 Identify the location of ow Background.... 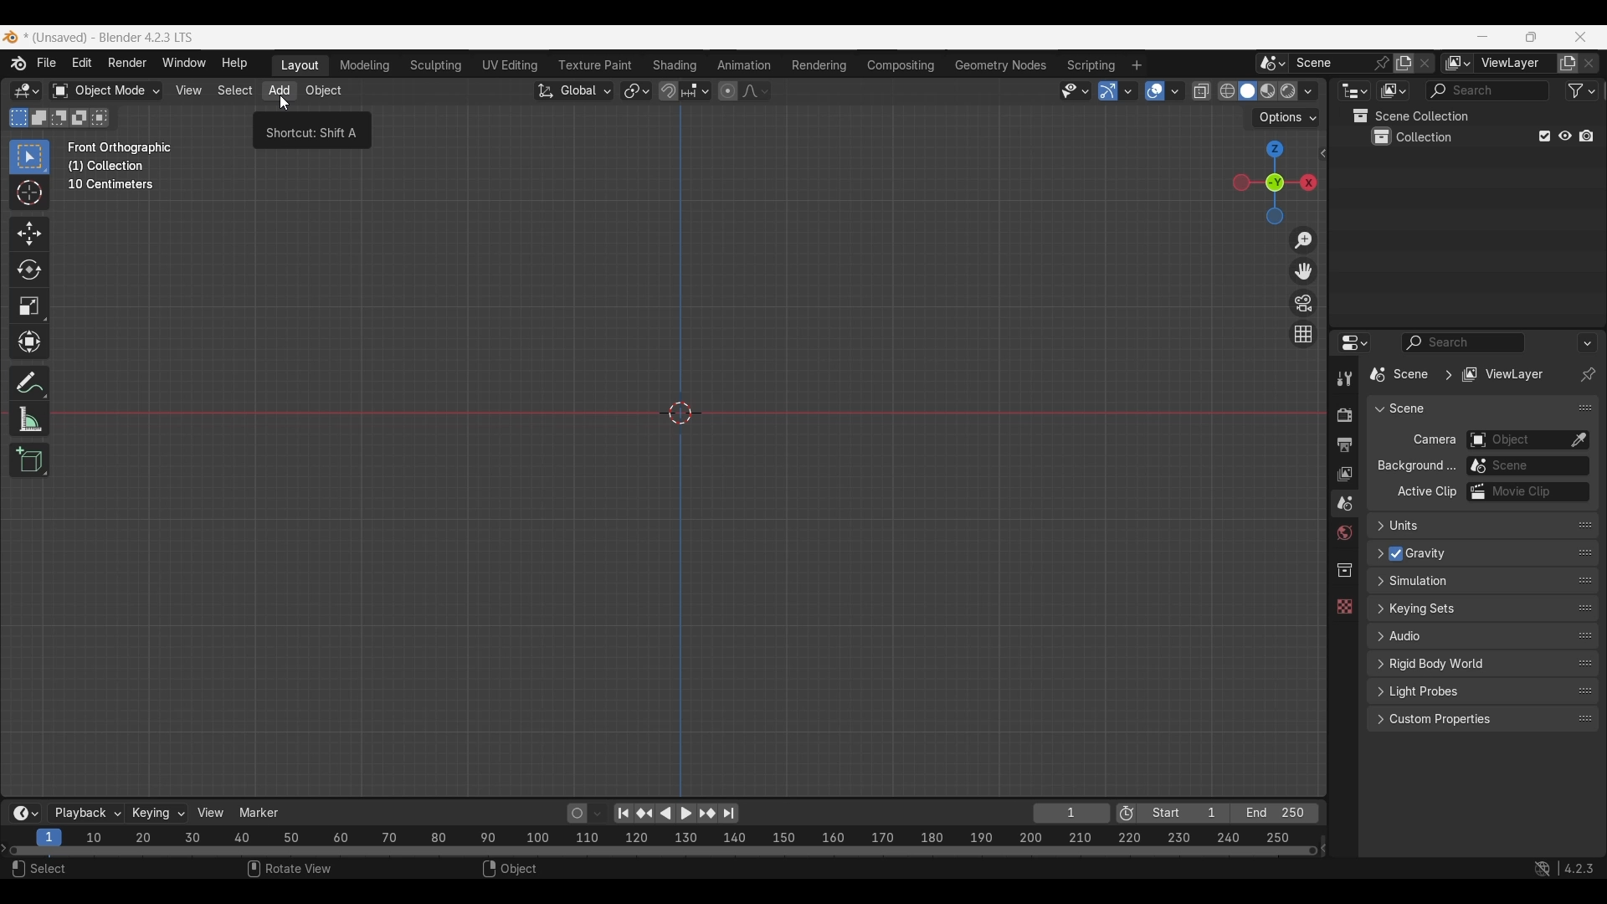
(1414, 466).